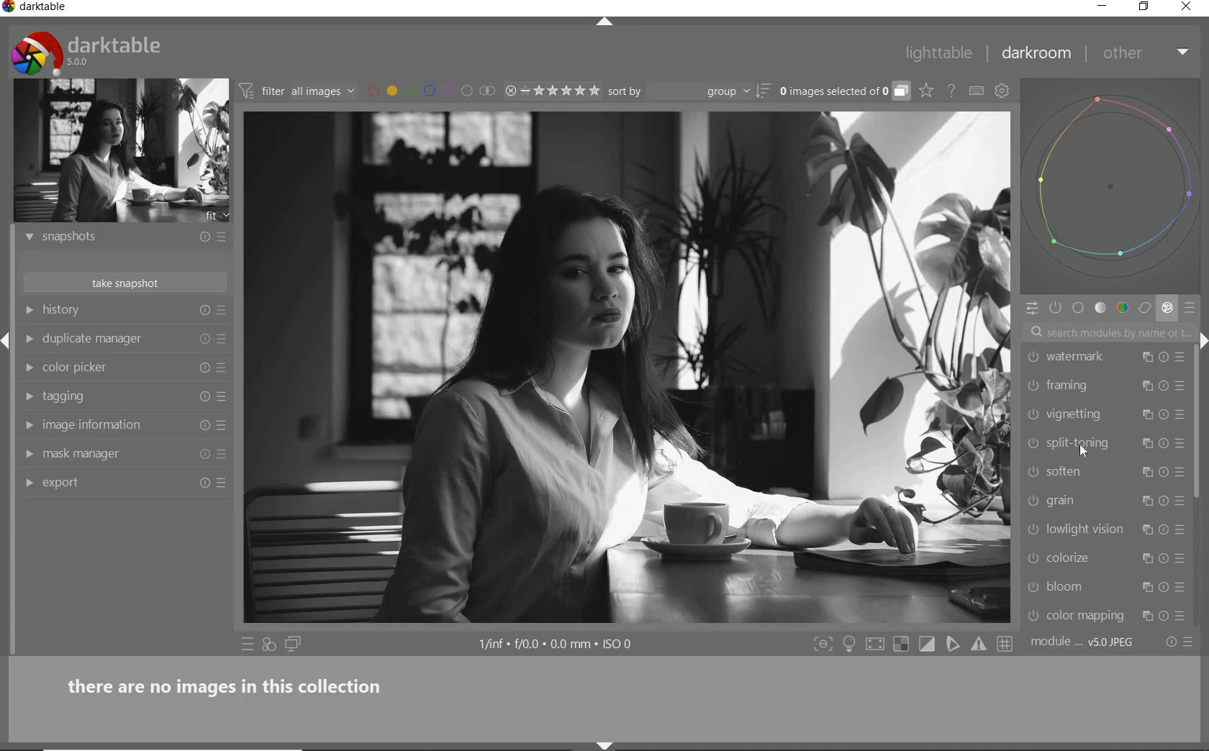 Image resolution: width=1209 pixels, height=751 pixels. Describe the element at coordinates (1149, 529) in the screenshot. I see `multiple instance actions` at that location.